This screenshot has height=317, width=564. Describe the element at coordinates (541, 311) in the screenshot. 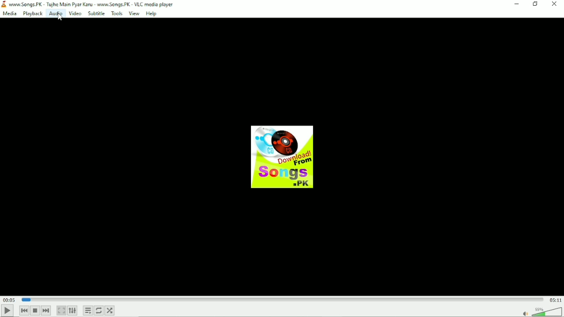

I see `Volume` at that location.